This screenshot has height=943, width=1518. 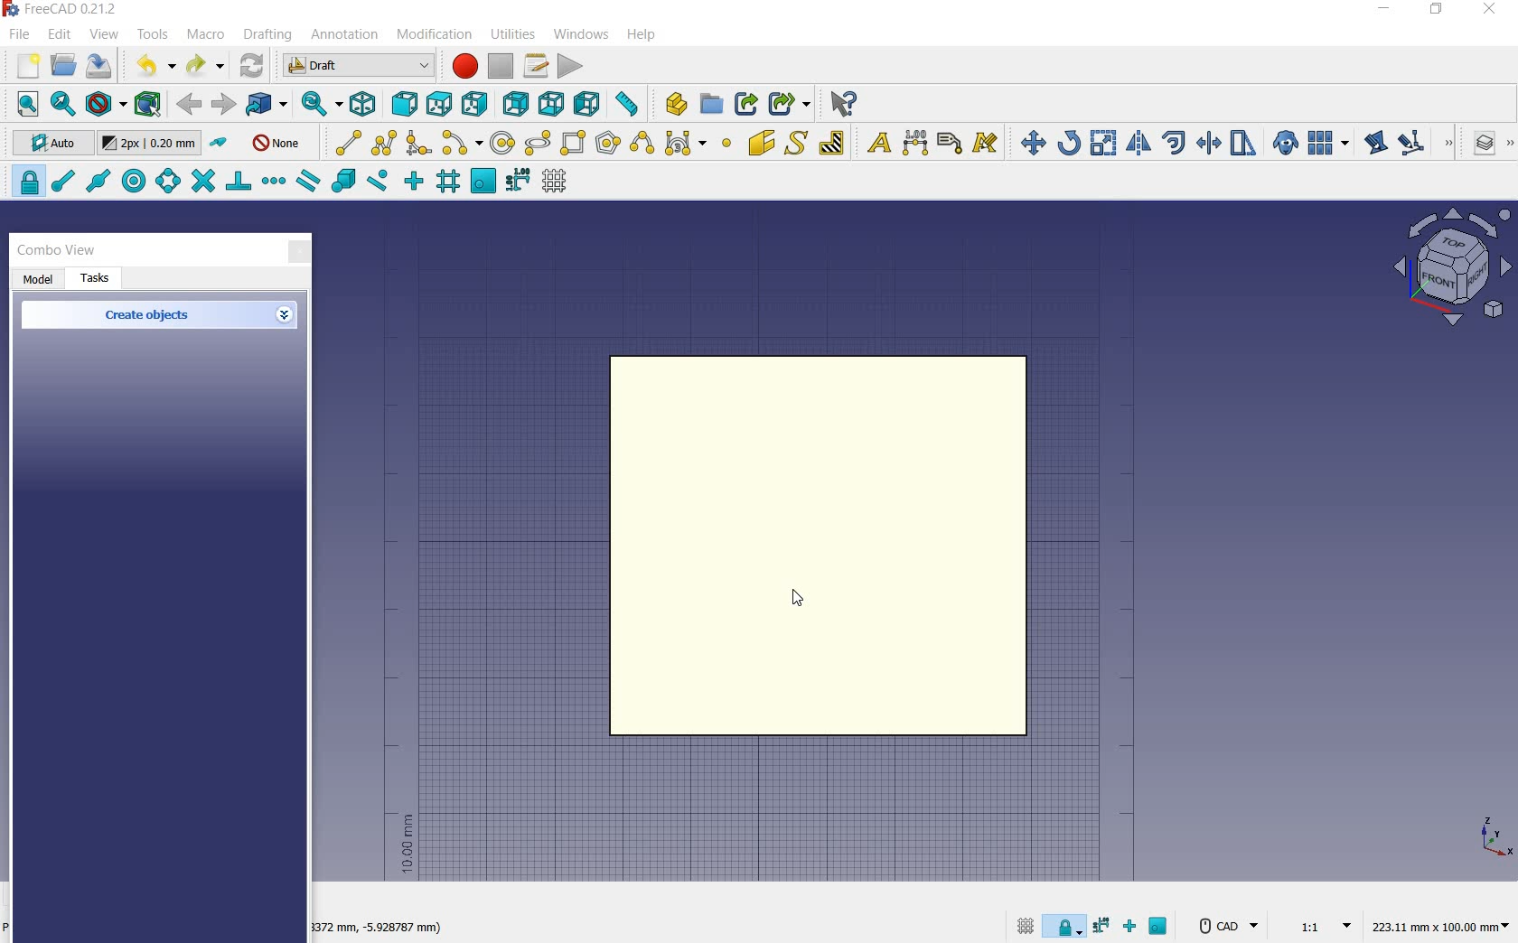 I want to click on snap ortho, so click(x=1133, y=928).